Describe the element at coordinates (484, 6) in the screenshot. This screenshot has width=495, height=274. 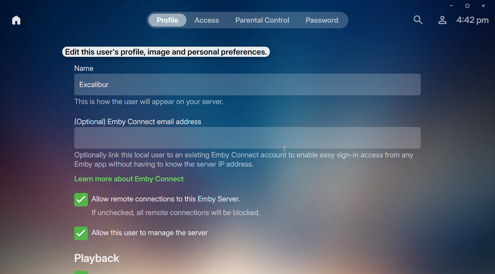
I see `Close` at that location.